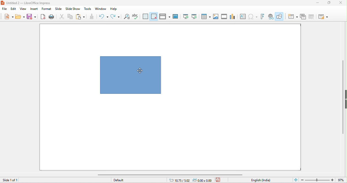 The height and width of the screenshot is (183, 347). What do you see at coordinates (154, 16) in the screenshot?
I see `snap to grid` at bounding box center [154, 16].